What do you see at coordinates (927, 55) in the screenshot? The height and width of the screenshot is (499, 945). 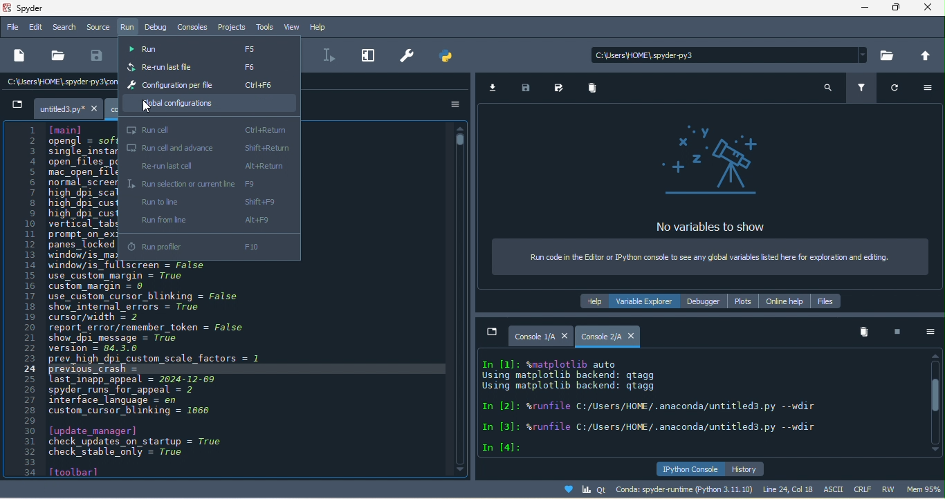 I see `change to parent directory` at bounding box center [927, 55].